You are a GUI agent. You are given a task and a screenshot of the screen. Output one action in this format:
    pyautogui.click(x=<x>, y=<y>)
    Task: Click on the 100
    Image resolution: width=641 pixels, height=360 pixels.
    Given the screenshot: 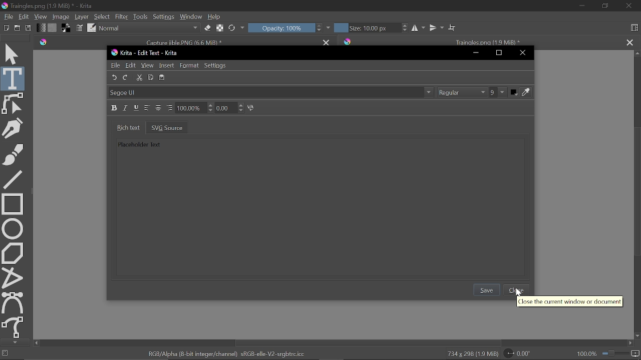 What is the action you would take?
    pyautogui.click(x=586, y=355)
    